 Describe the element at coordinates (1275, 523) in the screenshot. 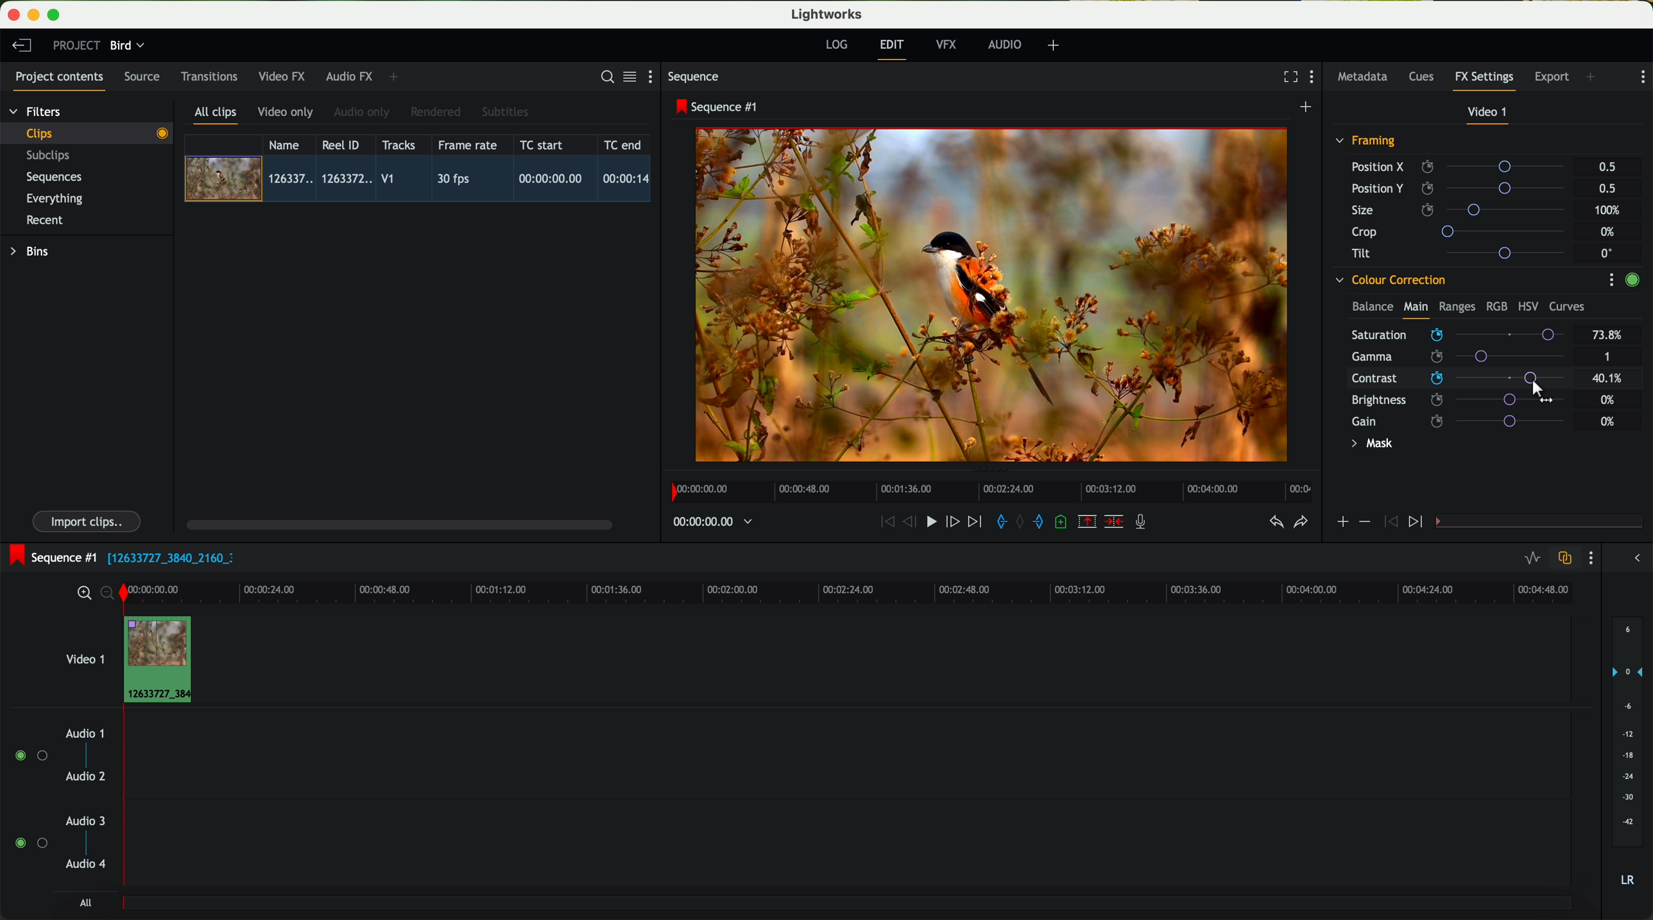

I see `undo` at that location.